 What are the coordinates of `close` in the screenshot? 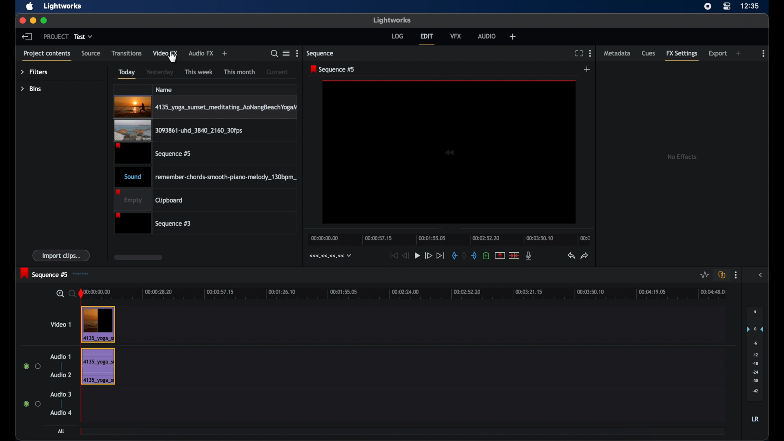 It's located at (22, 20).